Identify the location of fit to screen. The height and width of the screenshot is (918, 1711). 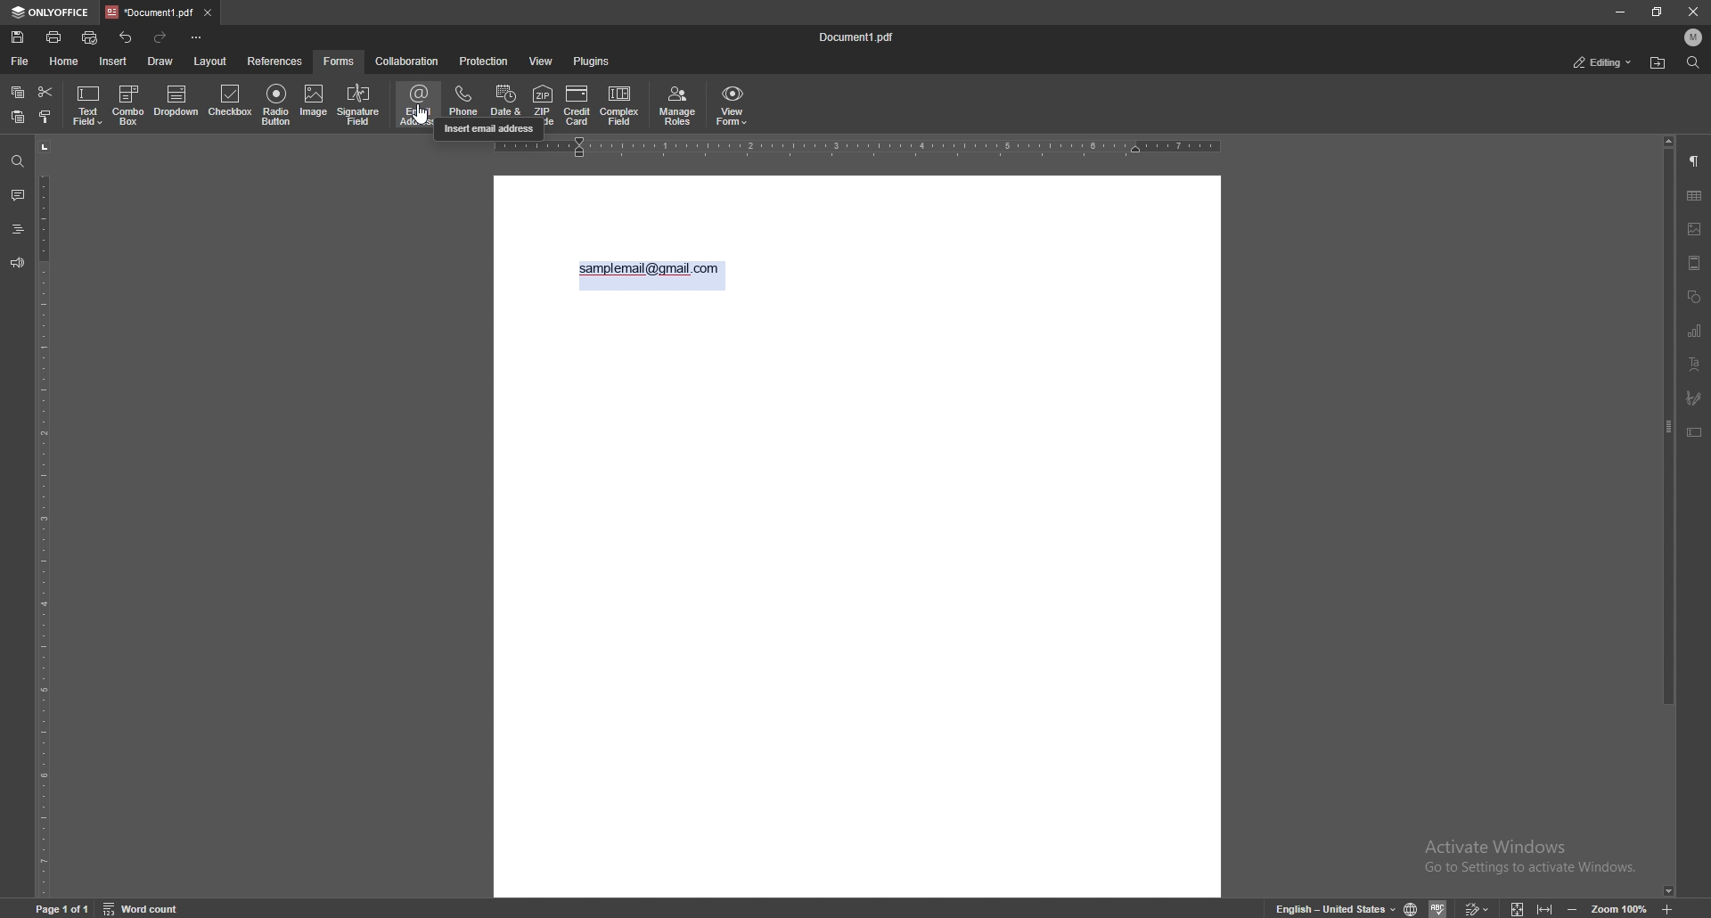
(1521, 907).